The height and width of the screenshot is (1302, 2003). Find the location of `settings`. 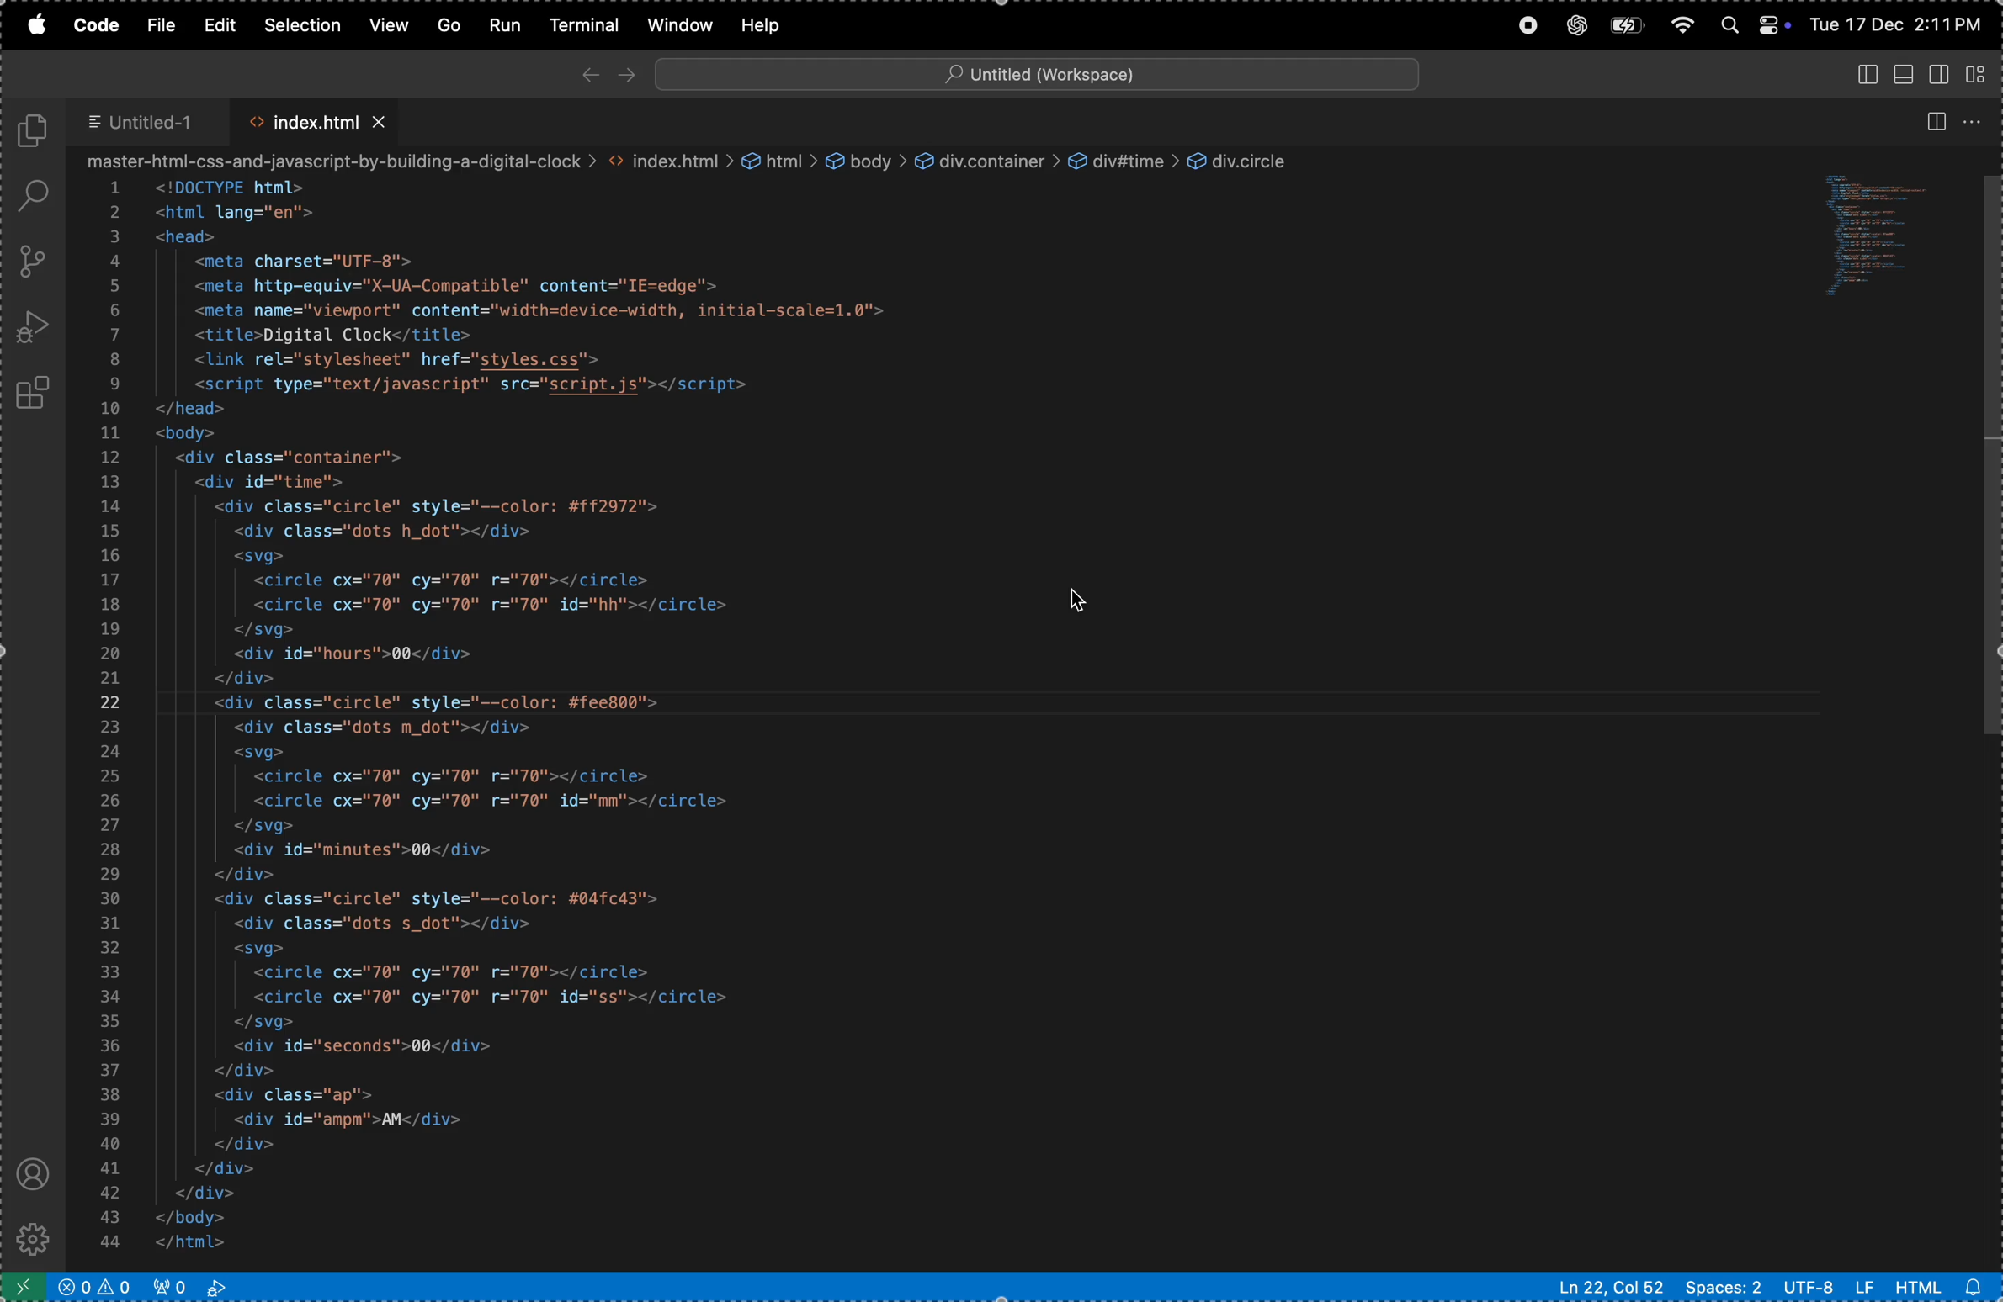

settings is located at coordinates (29, 1235).